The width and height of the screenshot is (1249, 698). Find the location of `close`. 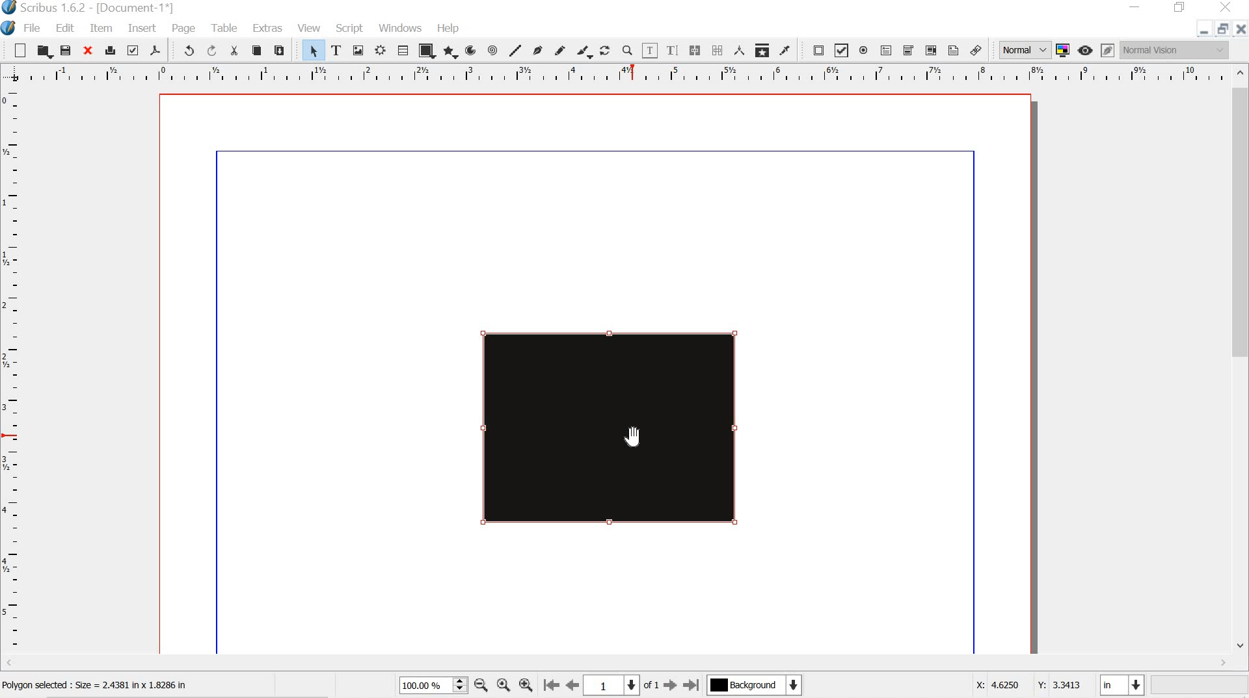

close is located at coordinates (1226, 8).